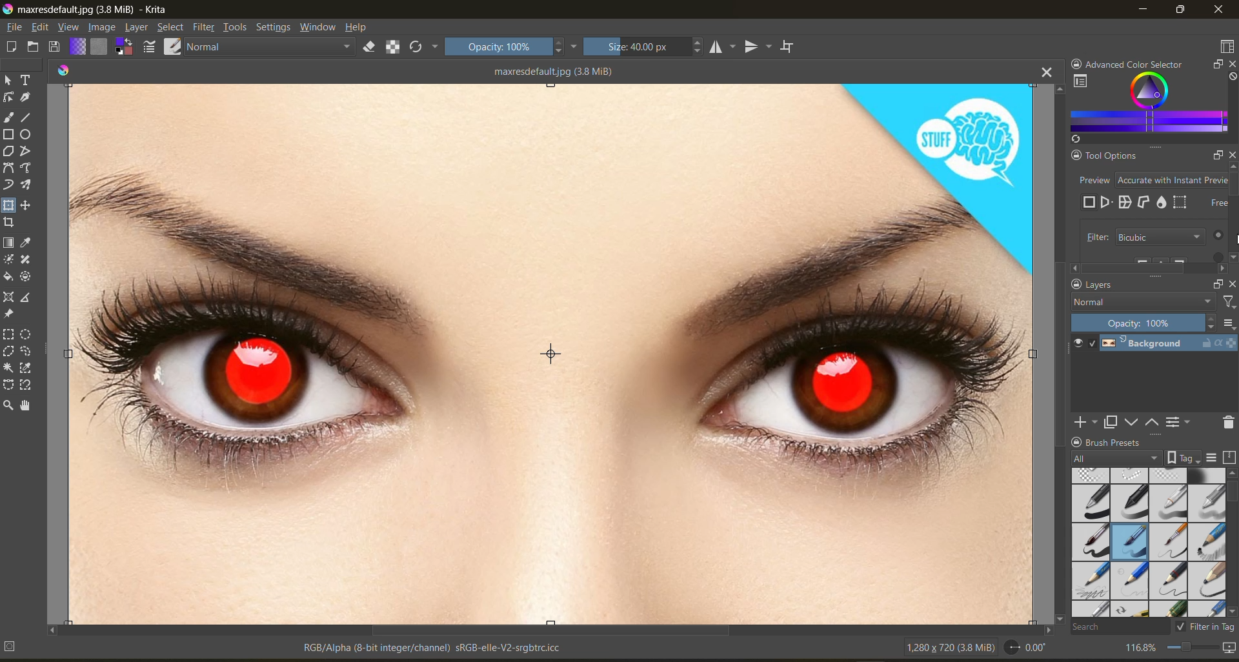 The image size is (1239, 662). I want to click on Scroll bar, so click(1234, 216).